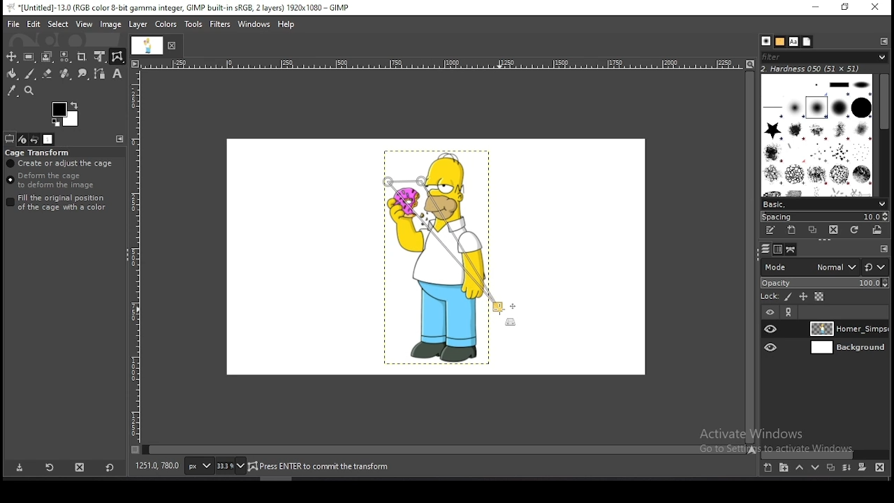  Describe the element at coordinates (82, 73) in the screenshot. I see `smudge tool` at that location.